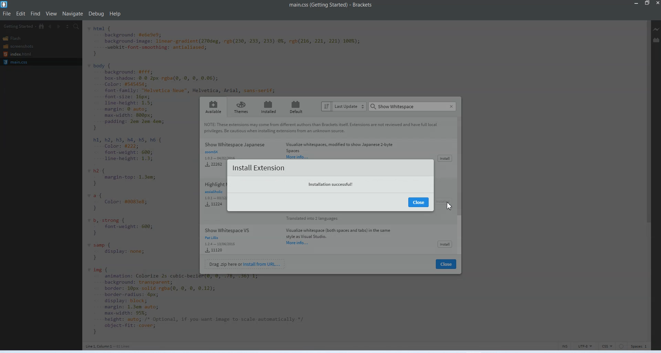 The image size is (661, 353). What do you see at coordinates (67, 26) in the screenshot?
I see `Split editor vertically and Horizontally` at bounding box center [67, 26].